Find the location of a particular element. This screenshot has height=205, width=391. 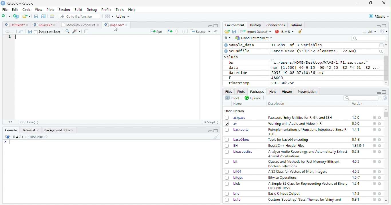

A S3 Class for Vectors of 64bit Integers is located at coordinates (298, 172).